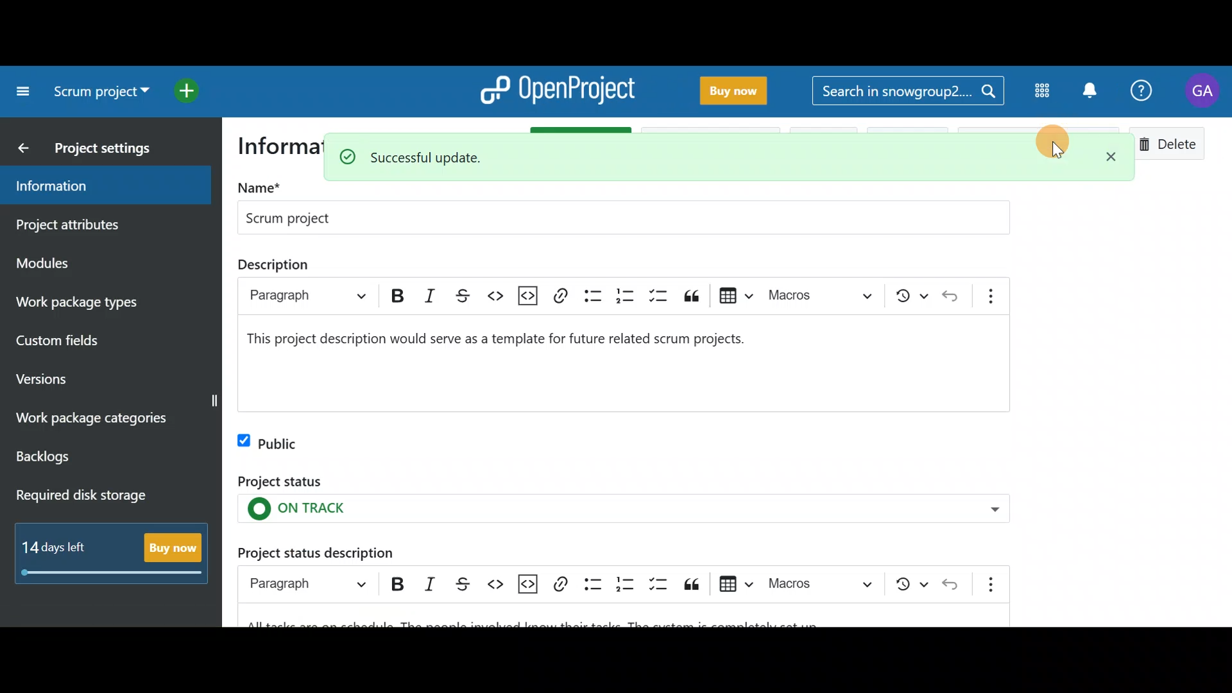 Image resolution: width=1232 pixels, height=693 pixels. Describe the element at coordinates (678, 153) in the screenshot. I see `Successful update` at that location.